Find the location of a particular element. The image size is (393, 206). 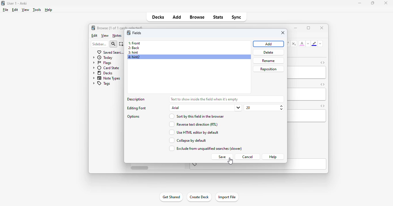

search is located at coordinates (113, 44).